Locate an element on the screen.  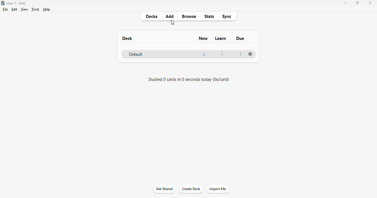
maximize is located at coordinates (357, 3).